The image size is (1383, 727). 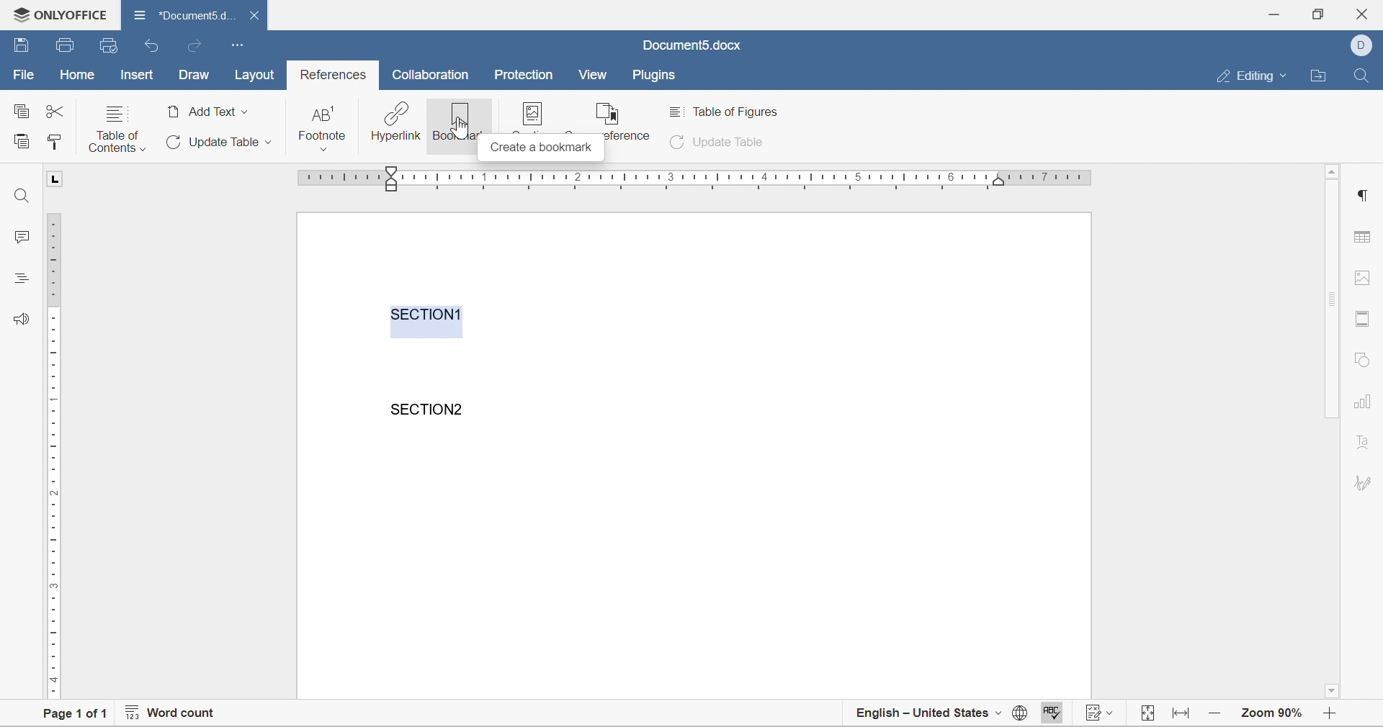 I want to click on bookmark, so click(x=457, y=121).